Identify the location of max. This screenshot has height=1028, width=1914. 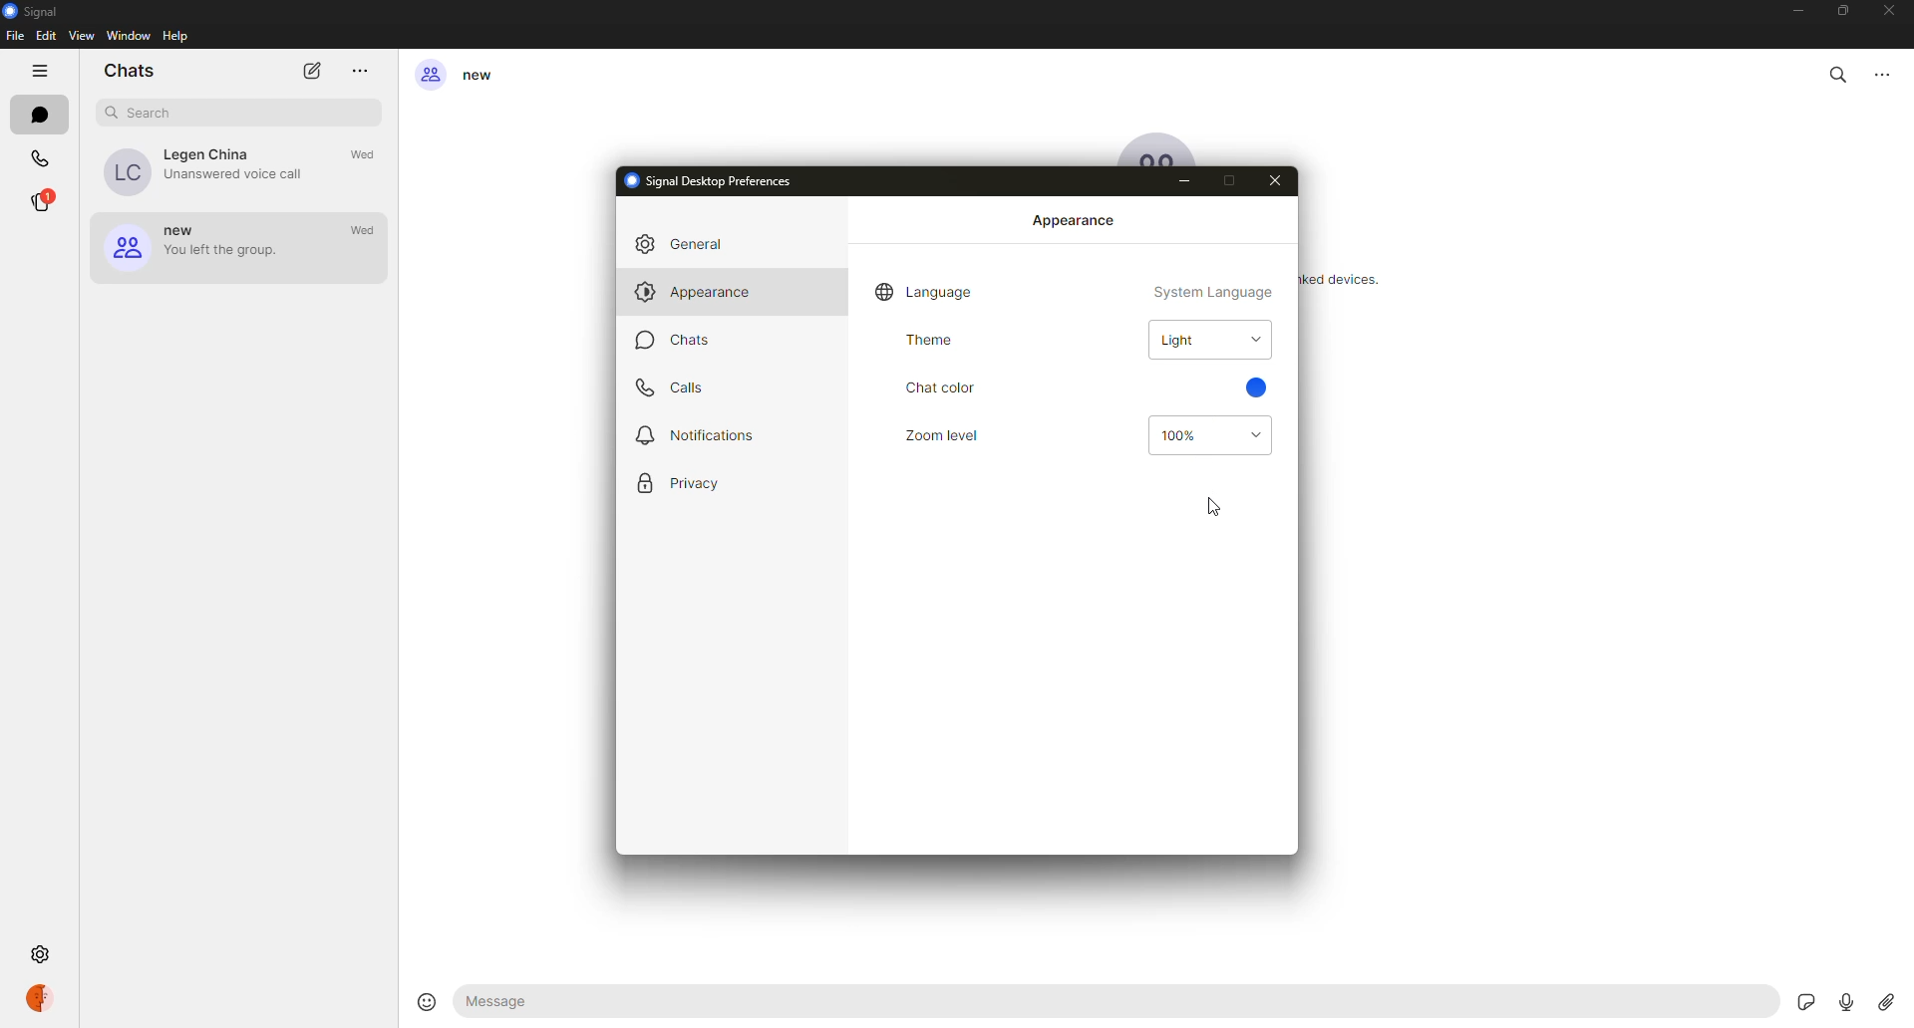
(1234, 180).